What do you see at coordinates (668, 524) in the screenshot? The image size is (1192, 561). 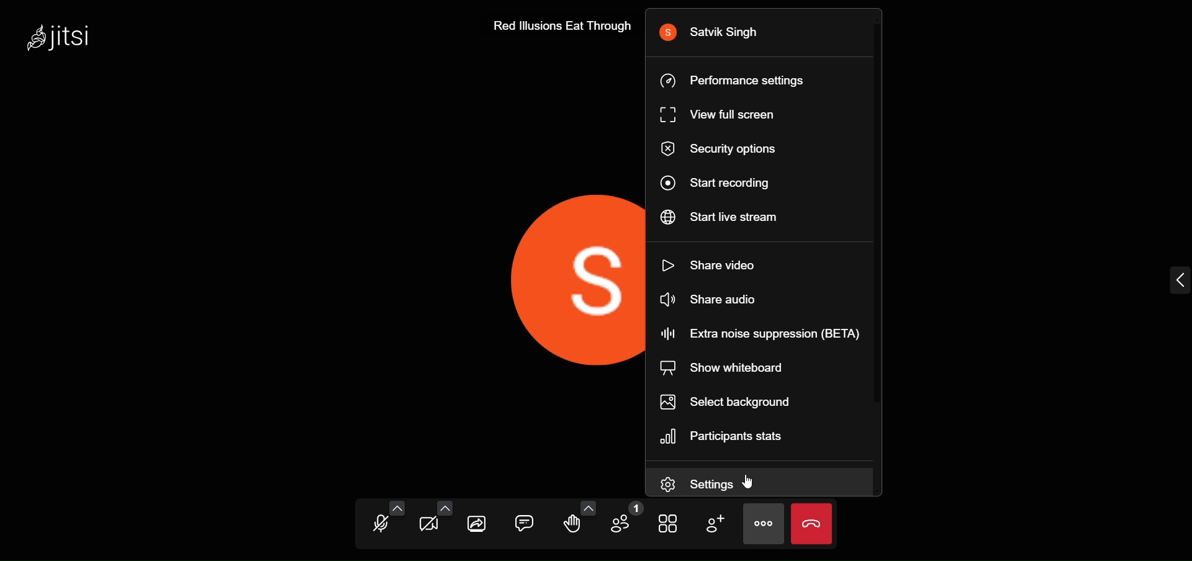 I see `tile view` at bounding box center [668, 524].